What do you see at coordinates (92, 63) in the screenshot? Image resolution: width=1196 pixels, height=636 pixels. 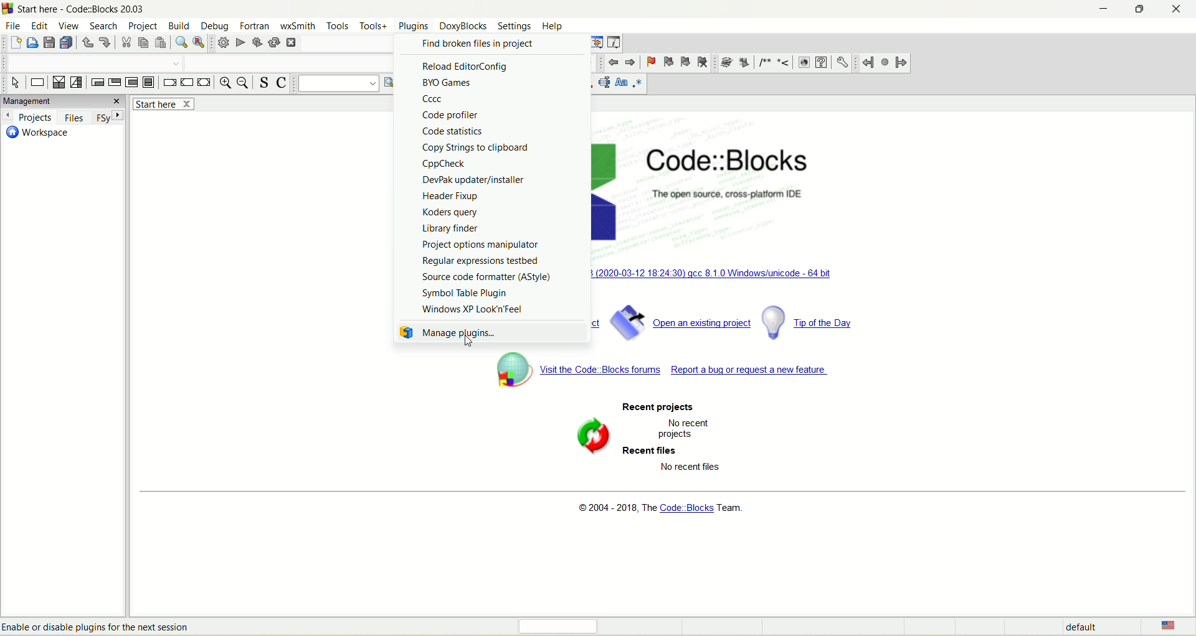 I see `Search` at bounding box center [92, 63].